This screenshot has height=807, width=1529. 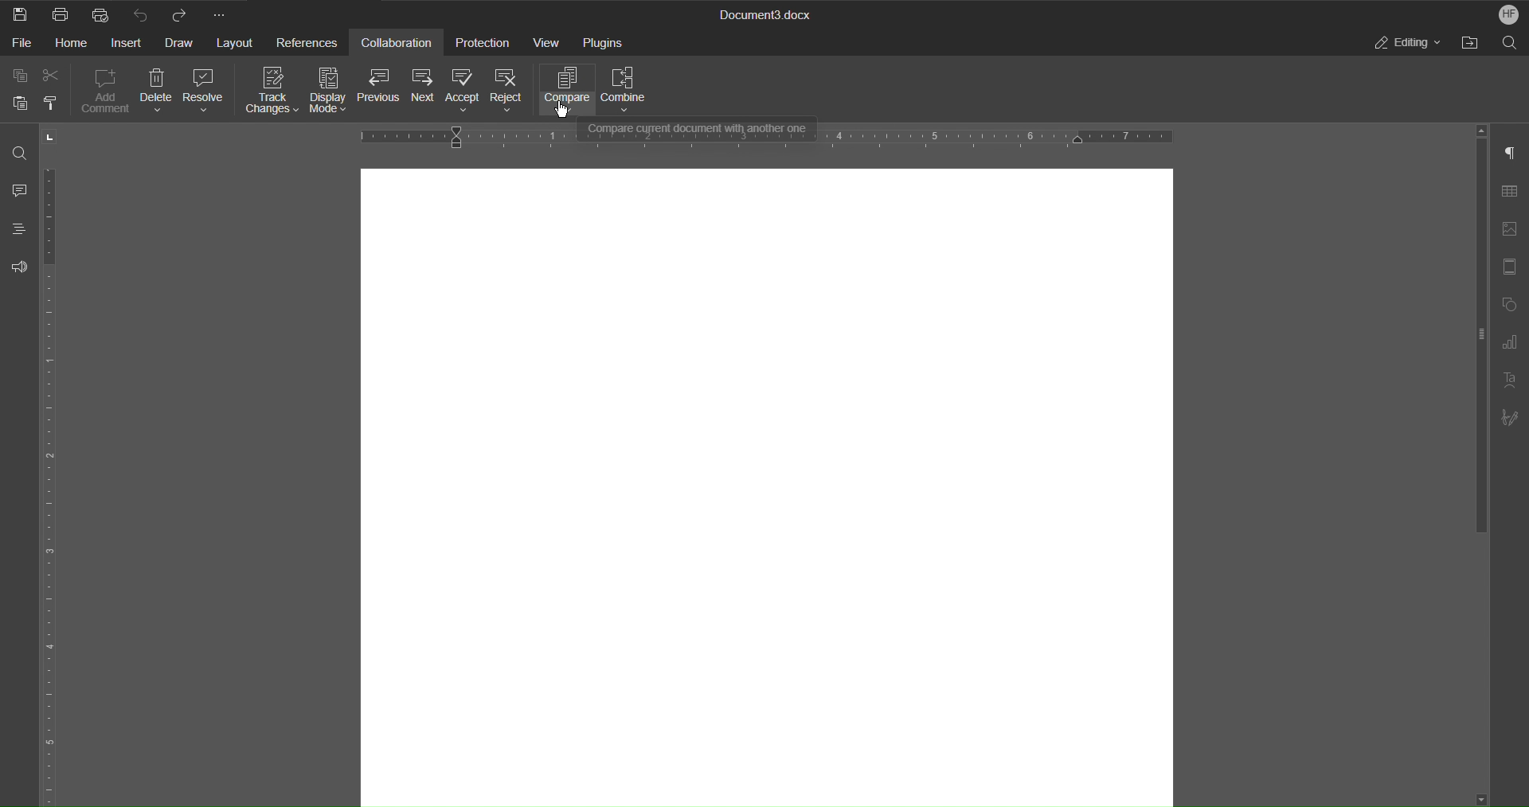 What do you see at coordinates (19, 15) in the screenshot?
I see `Save` at bounding box center [19, 15].